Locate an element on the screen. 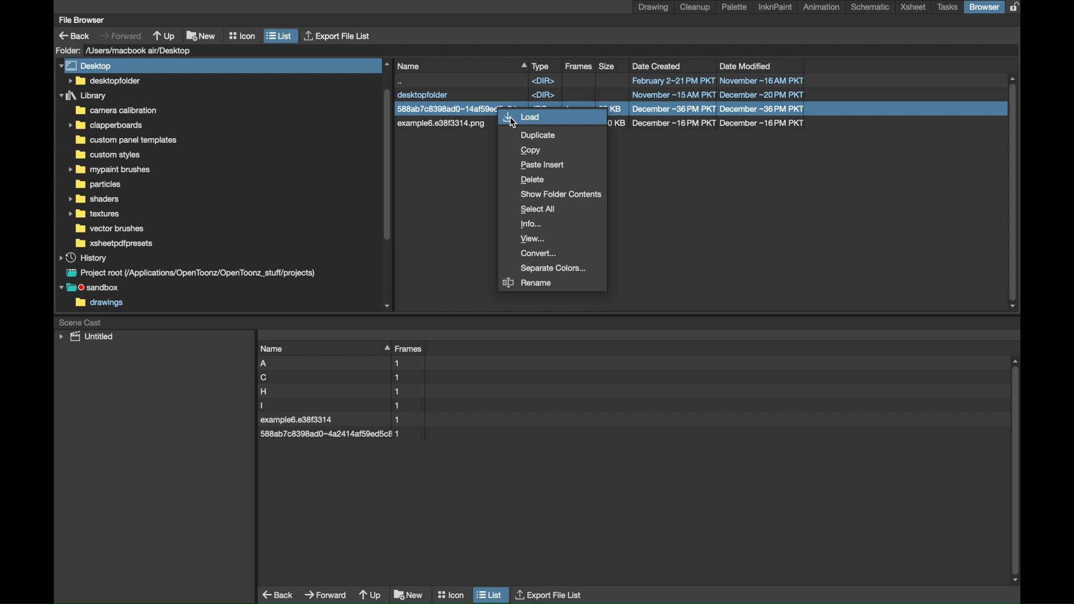 The width and height of the screenshot is (1074, 604). cursor is located at coordinates (520, 124).